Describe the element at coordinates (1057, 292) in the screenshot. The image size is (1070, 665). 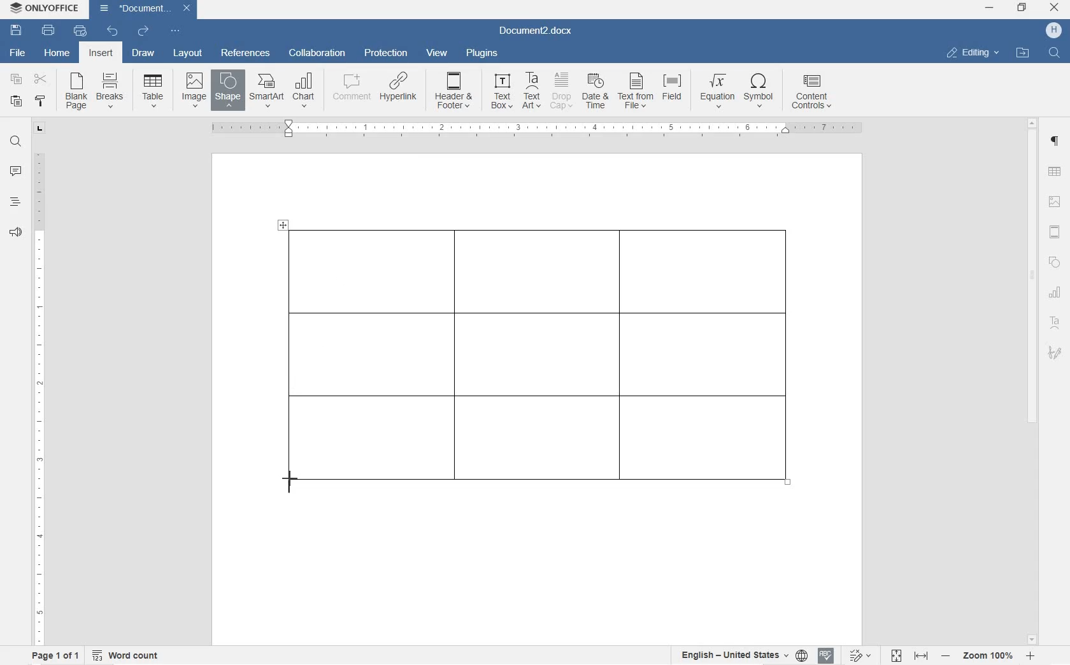
I see `chart` at that location.